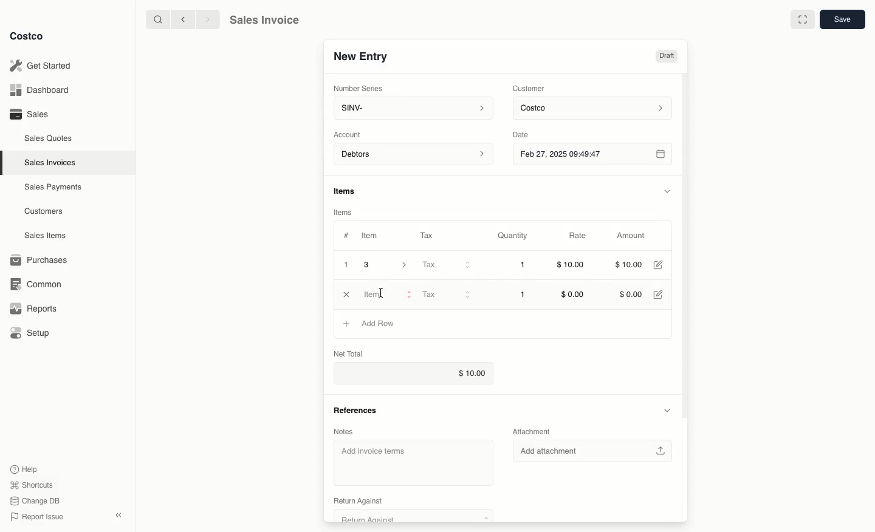 The height and width of the screenshot is (532, 875). I want to click on Rate, so click(578, 236).